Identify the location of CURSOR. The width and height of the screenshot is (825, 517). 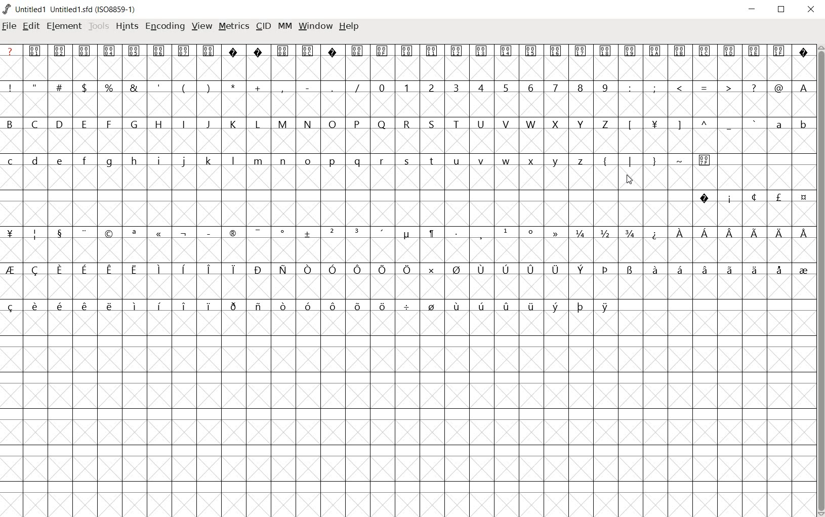
(630, 181).